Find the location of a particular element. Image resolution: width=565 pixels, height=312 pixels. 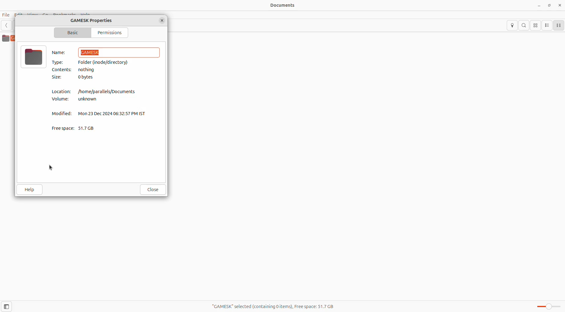

unknown is located at coordinates (89, 100).